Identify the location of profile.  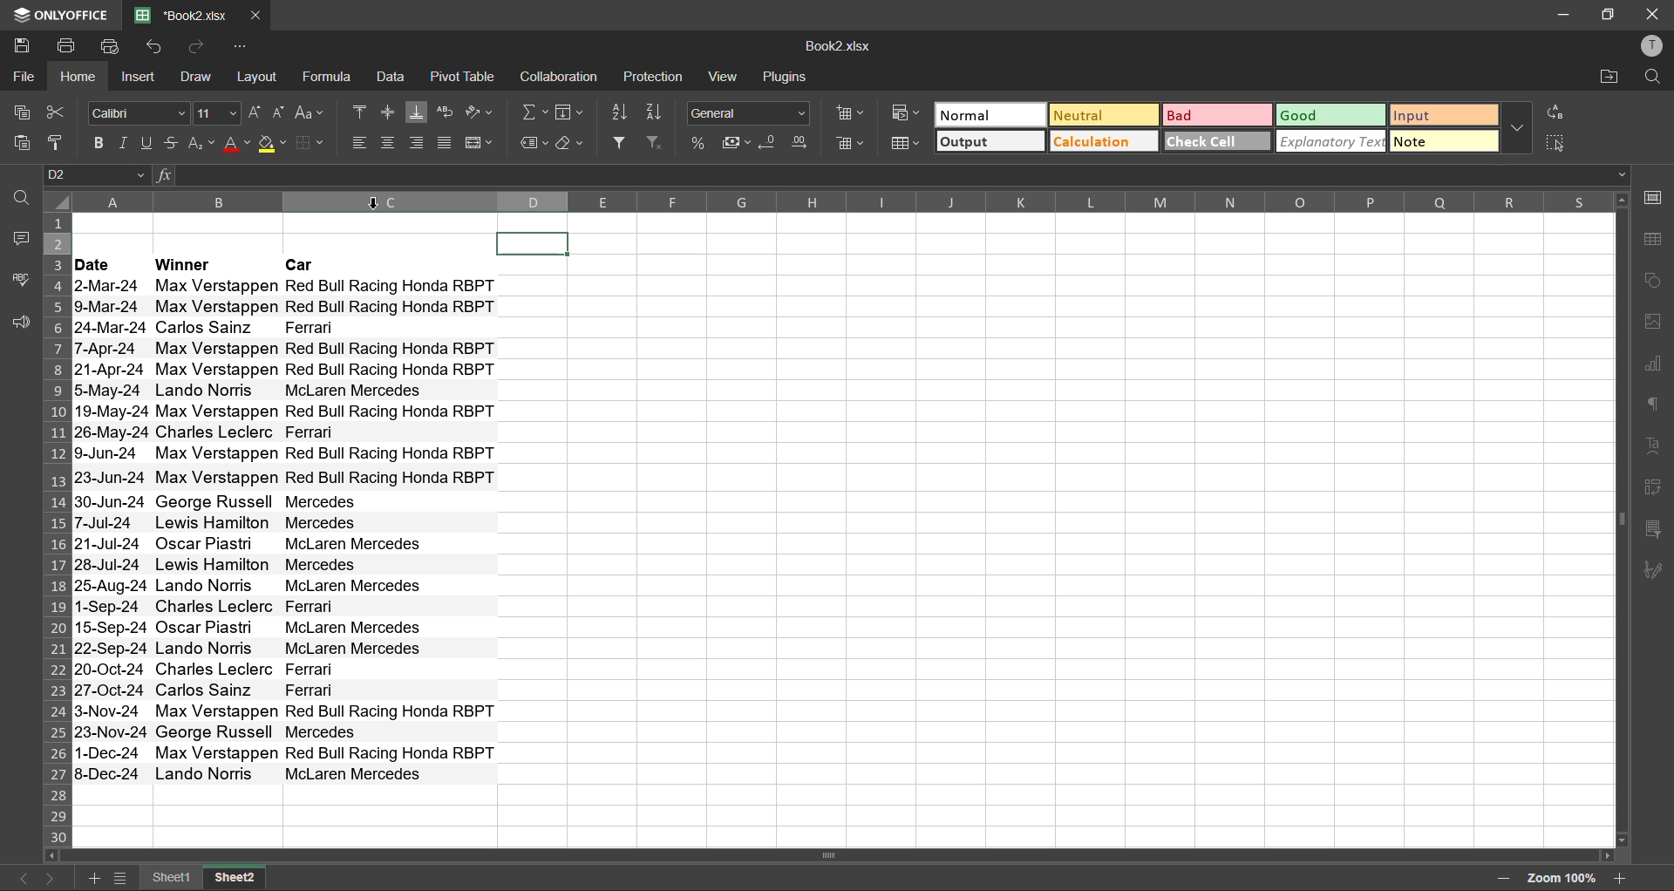
(1652, 45).